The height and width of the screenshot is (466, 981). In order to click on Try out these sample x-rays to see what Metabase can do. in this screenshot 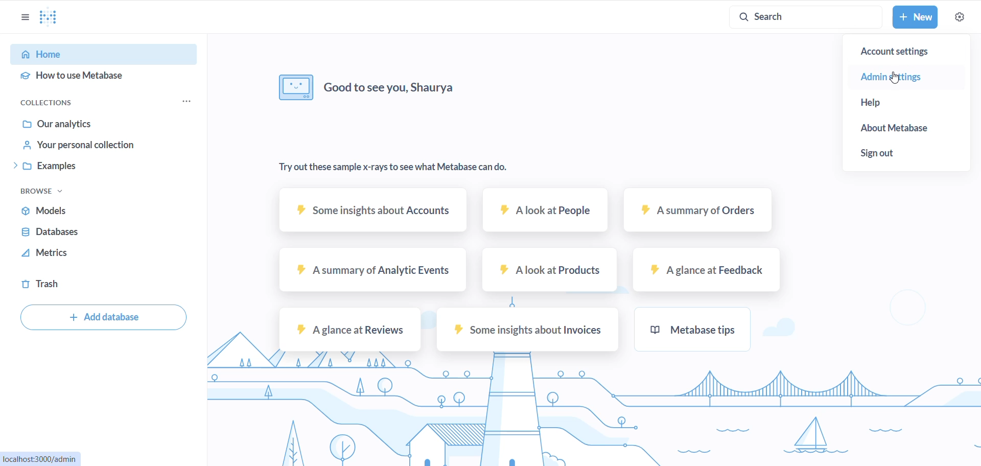, I will do `click(393, 168)`.